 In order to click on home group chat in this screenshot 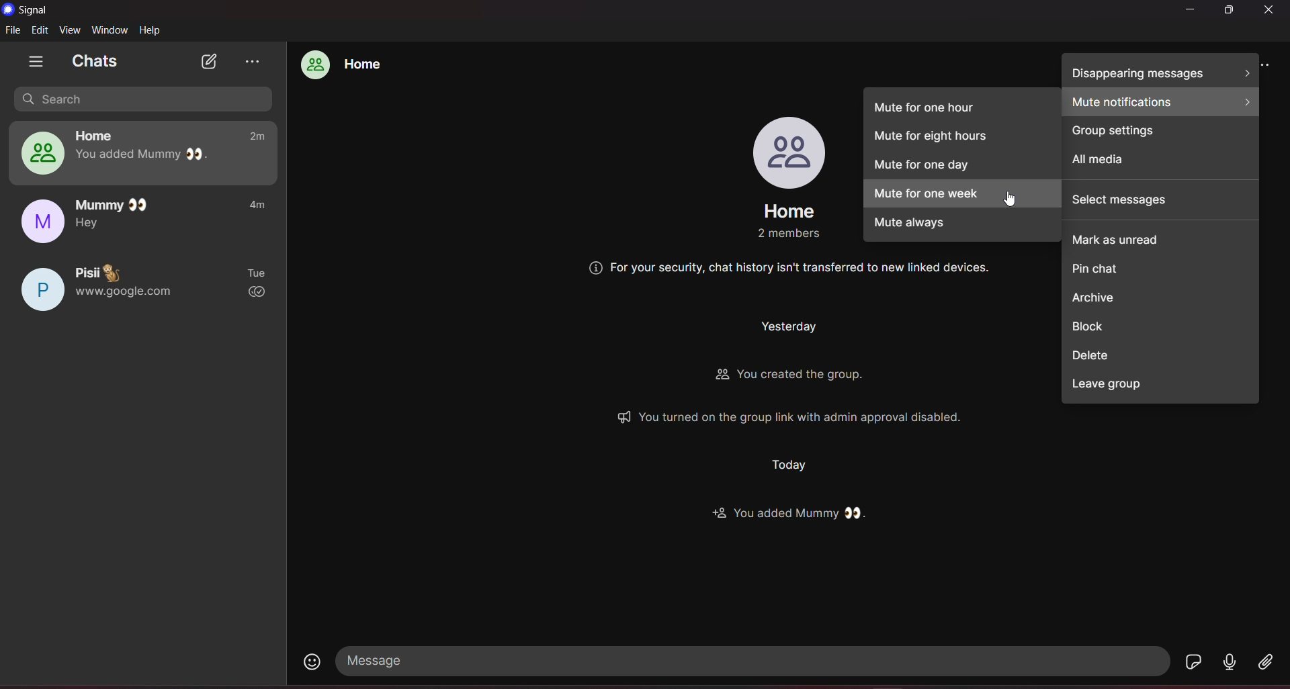, I will do `click(148, 152)`.